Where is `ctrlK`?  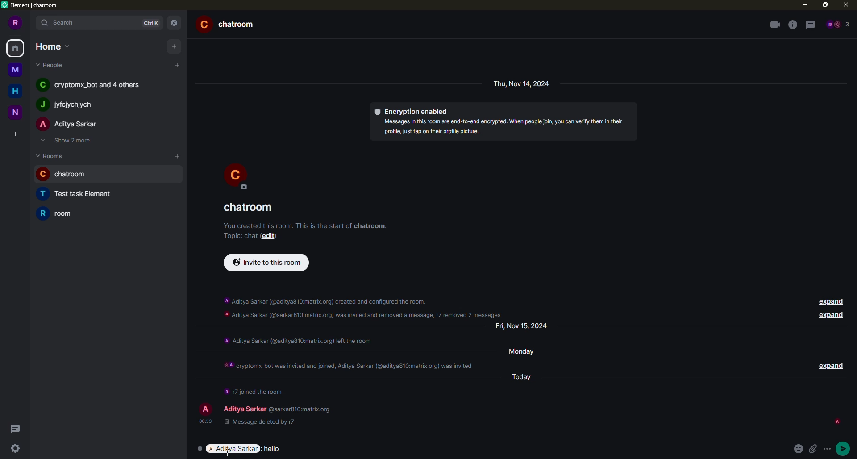 ctrlK is located at coordinates (149, 23).